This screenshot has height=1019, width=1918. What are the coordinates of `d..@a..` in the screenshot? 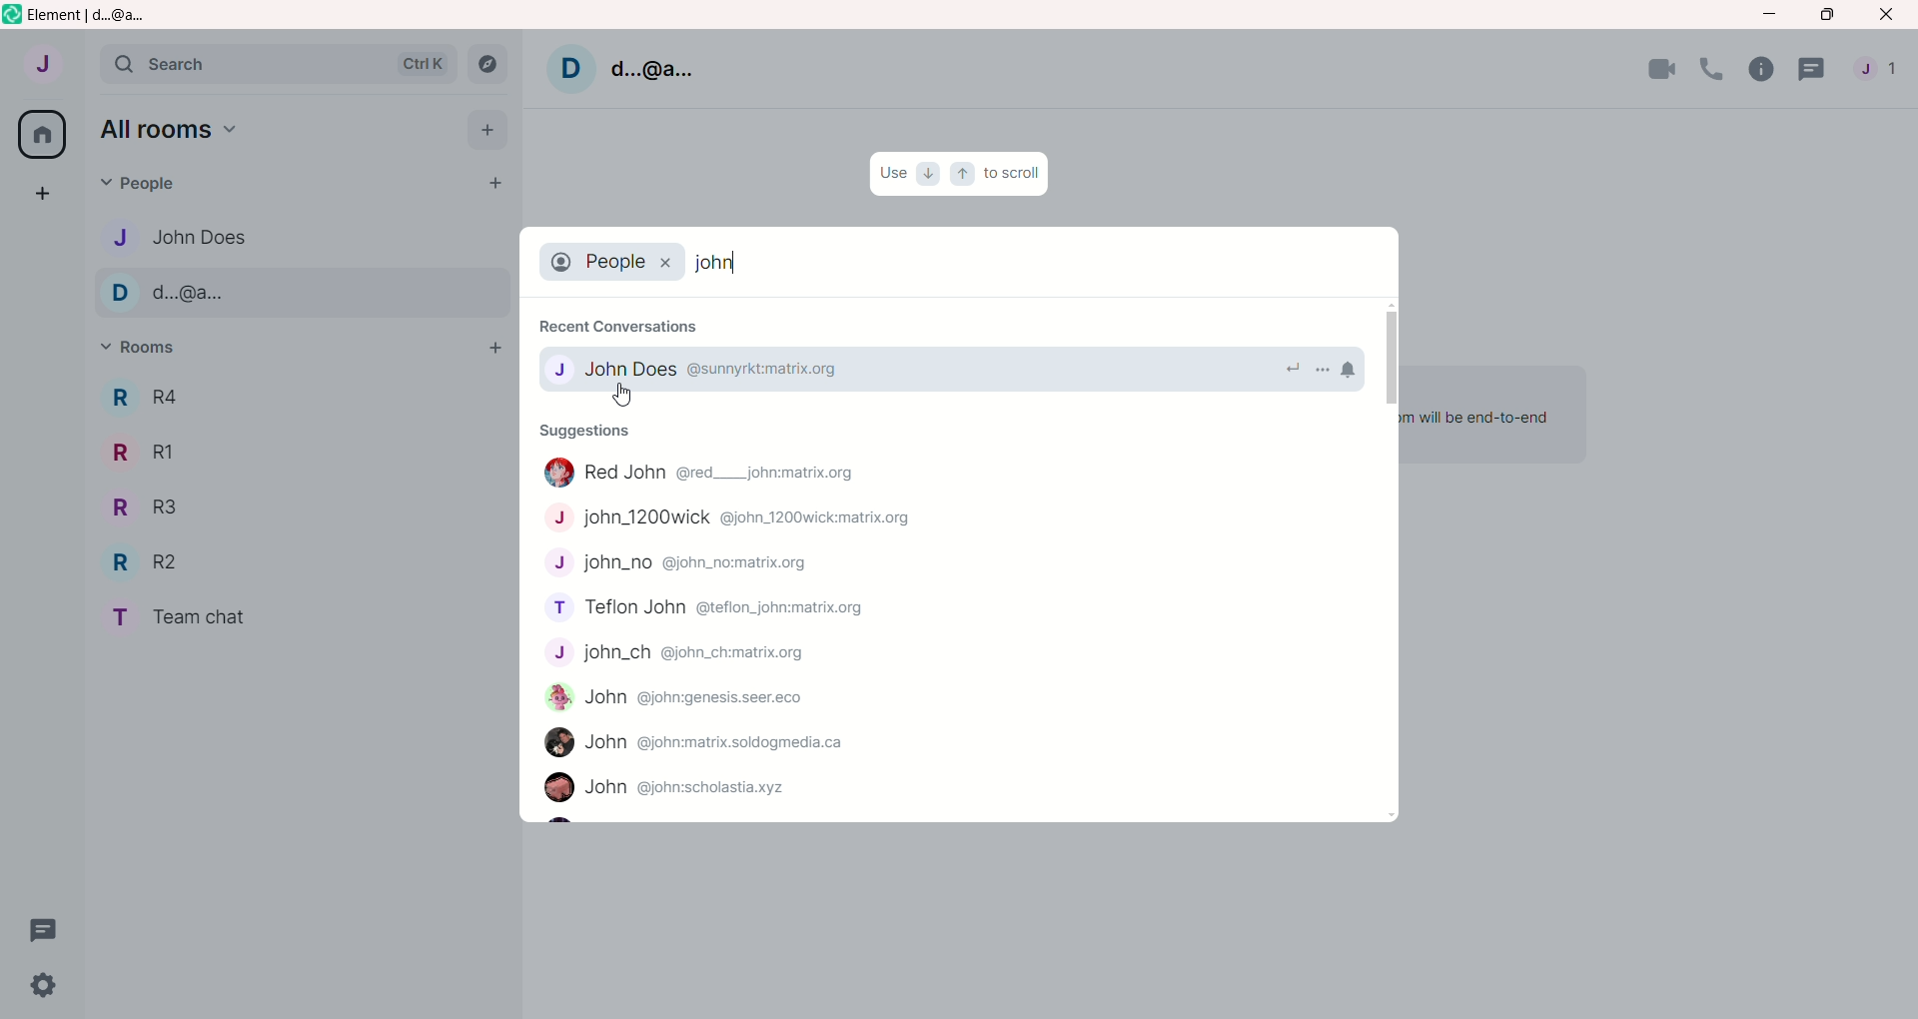 It's located at (651, 66).